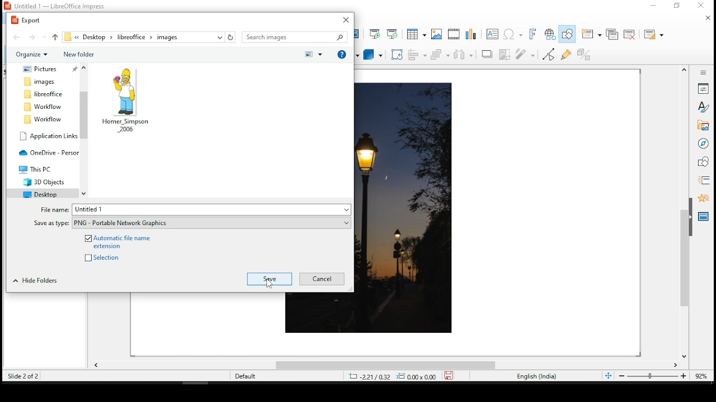 This screenshot has height=402, width=716. What do you see at coordinates (416, 33) in the screenshot?
I see `tables` at bounding box center [416, 33].